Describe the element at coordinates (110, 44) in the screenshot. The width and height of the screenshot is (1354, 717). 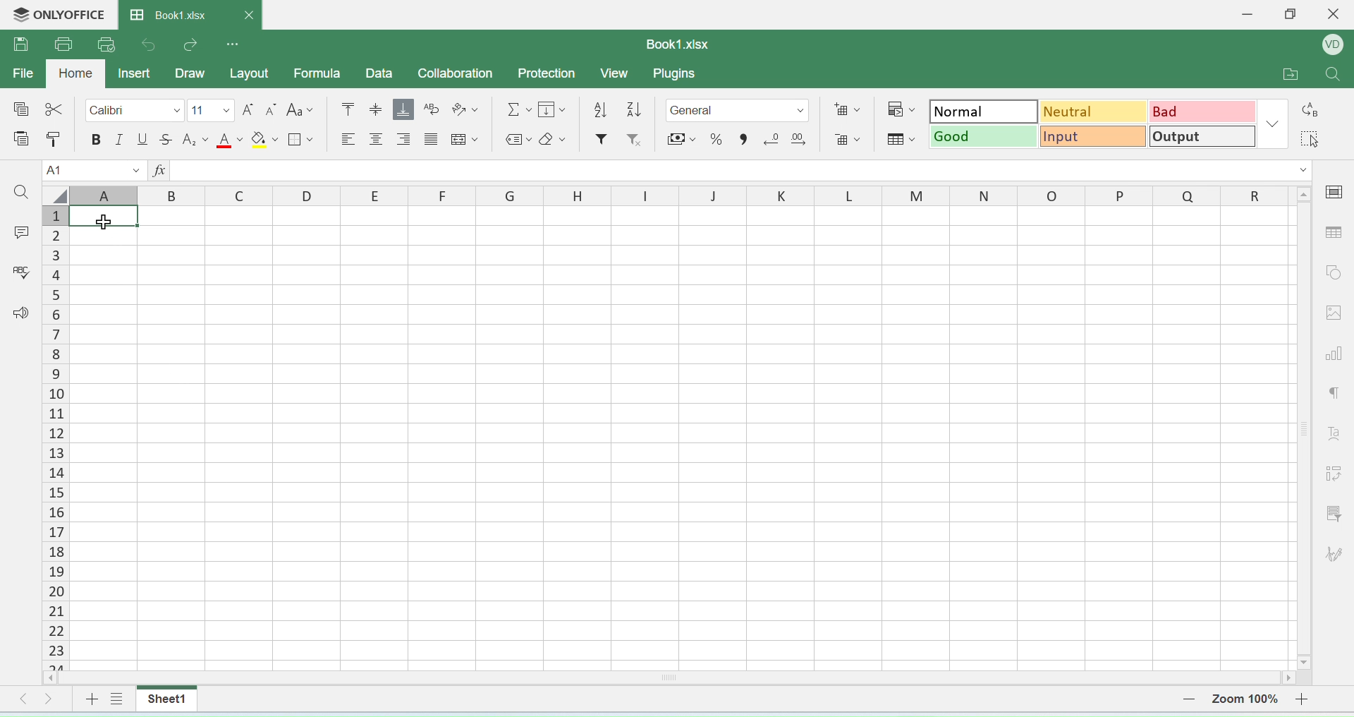
I see `quick print` at that location.